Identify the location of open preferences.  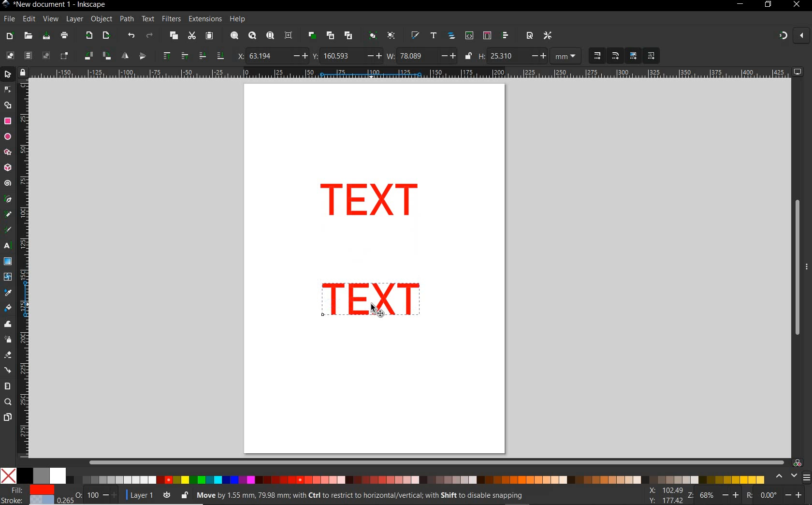
(548, 35).